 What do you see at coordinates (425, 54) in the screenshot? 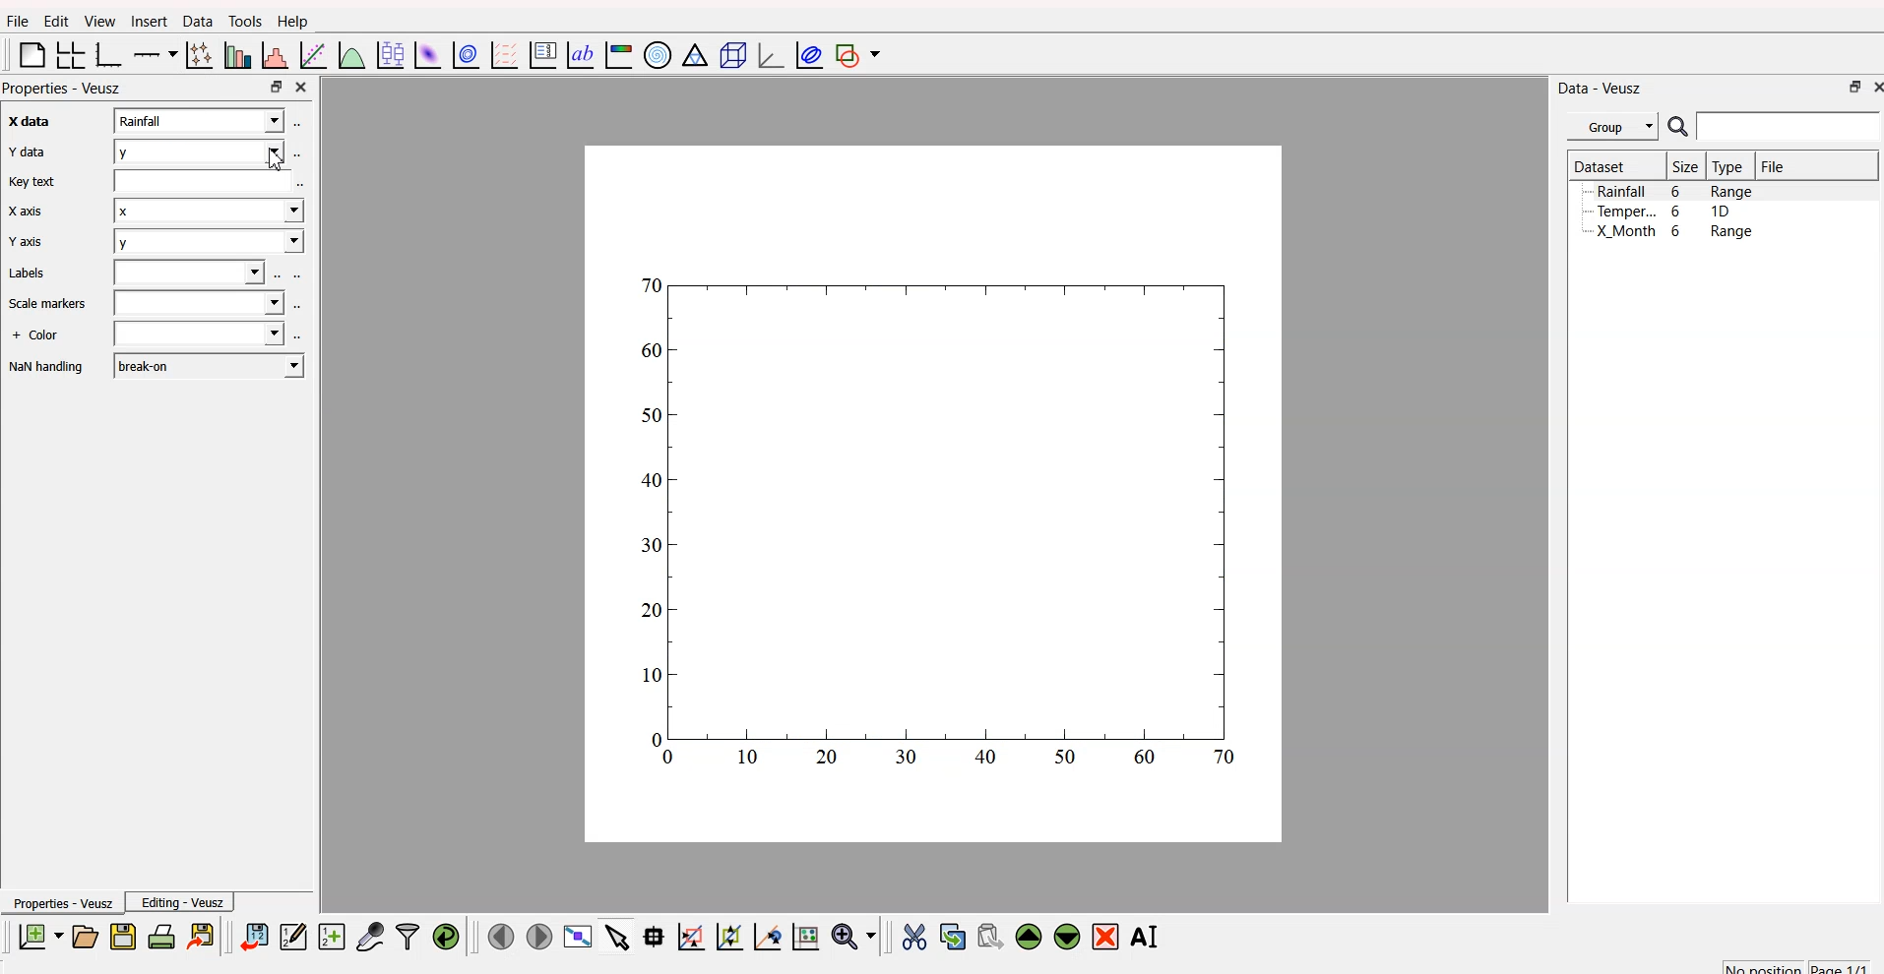
I see `plot dataset` at bounding box center [425, 54].